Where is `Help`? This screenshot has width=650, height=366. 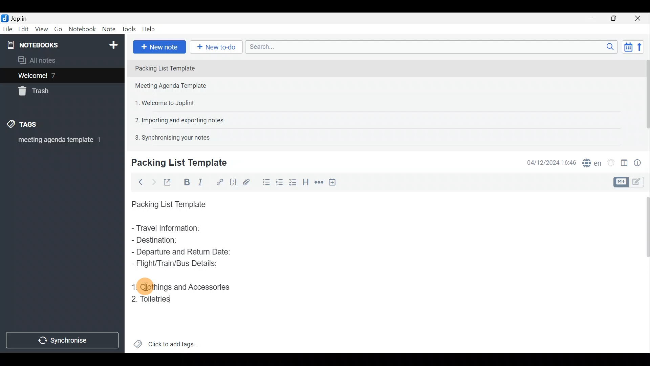 Help is located at coordinates (150, 30).